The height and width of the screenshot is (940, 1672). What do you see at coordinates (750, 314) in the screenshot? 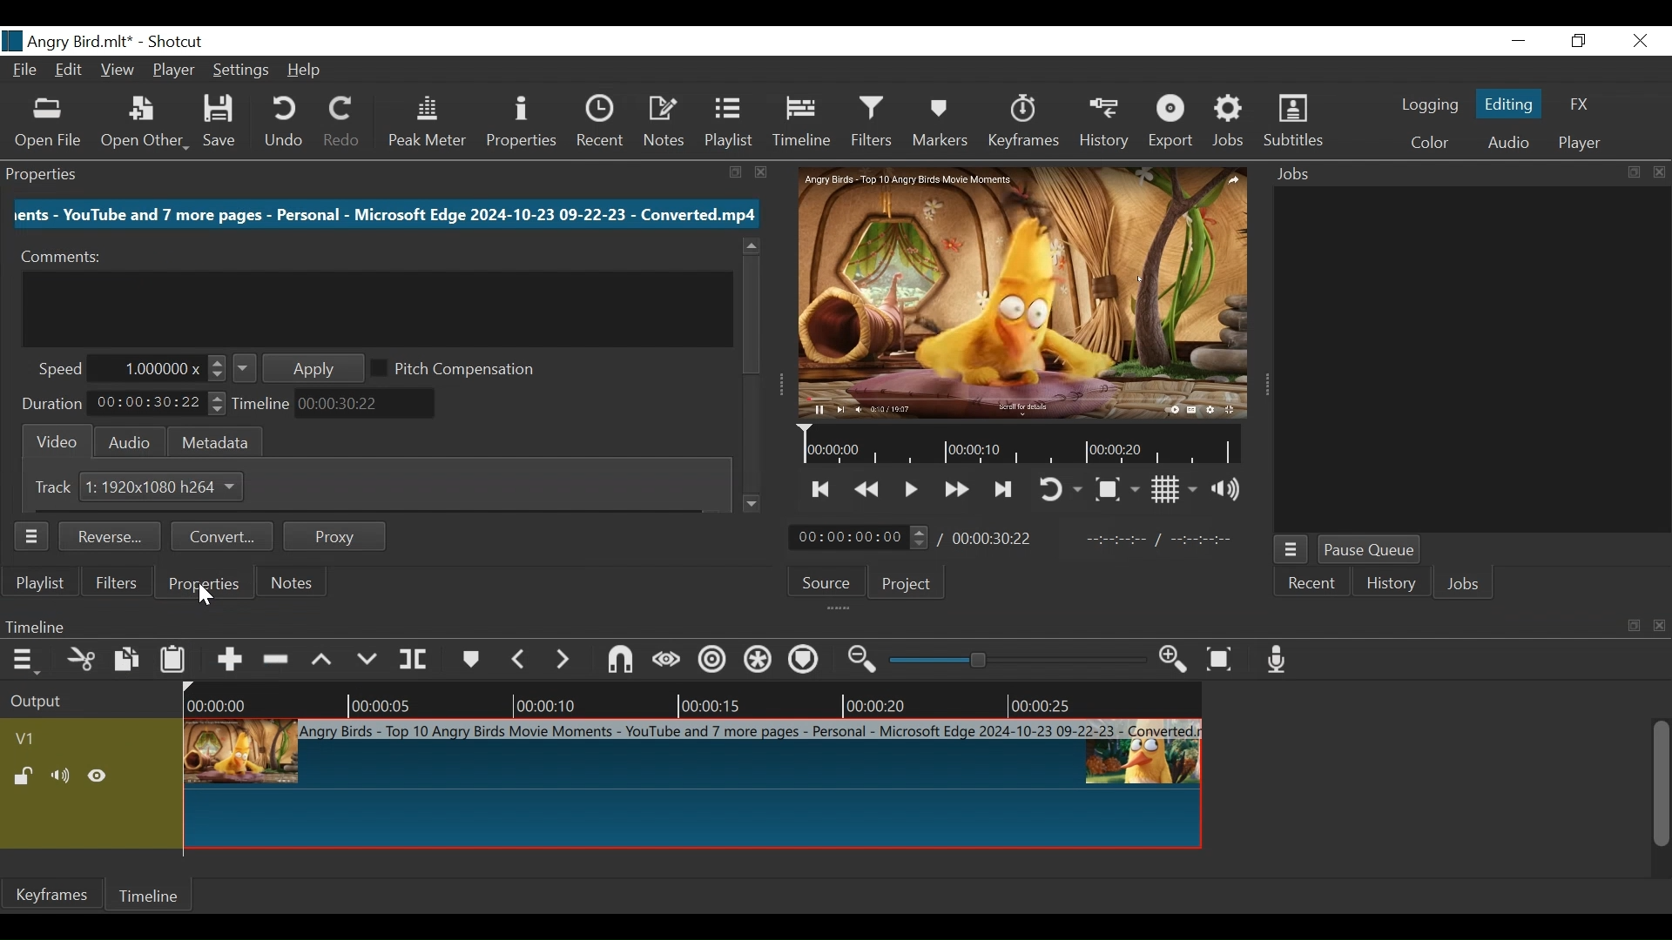
I see `Vertical Scroll bar` at bounding box center [750, 314].